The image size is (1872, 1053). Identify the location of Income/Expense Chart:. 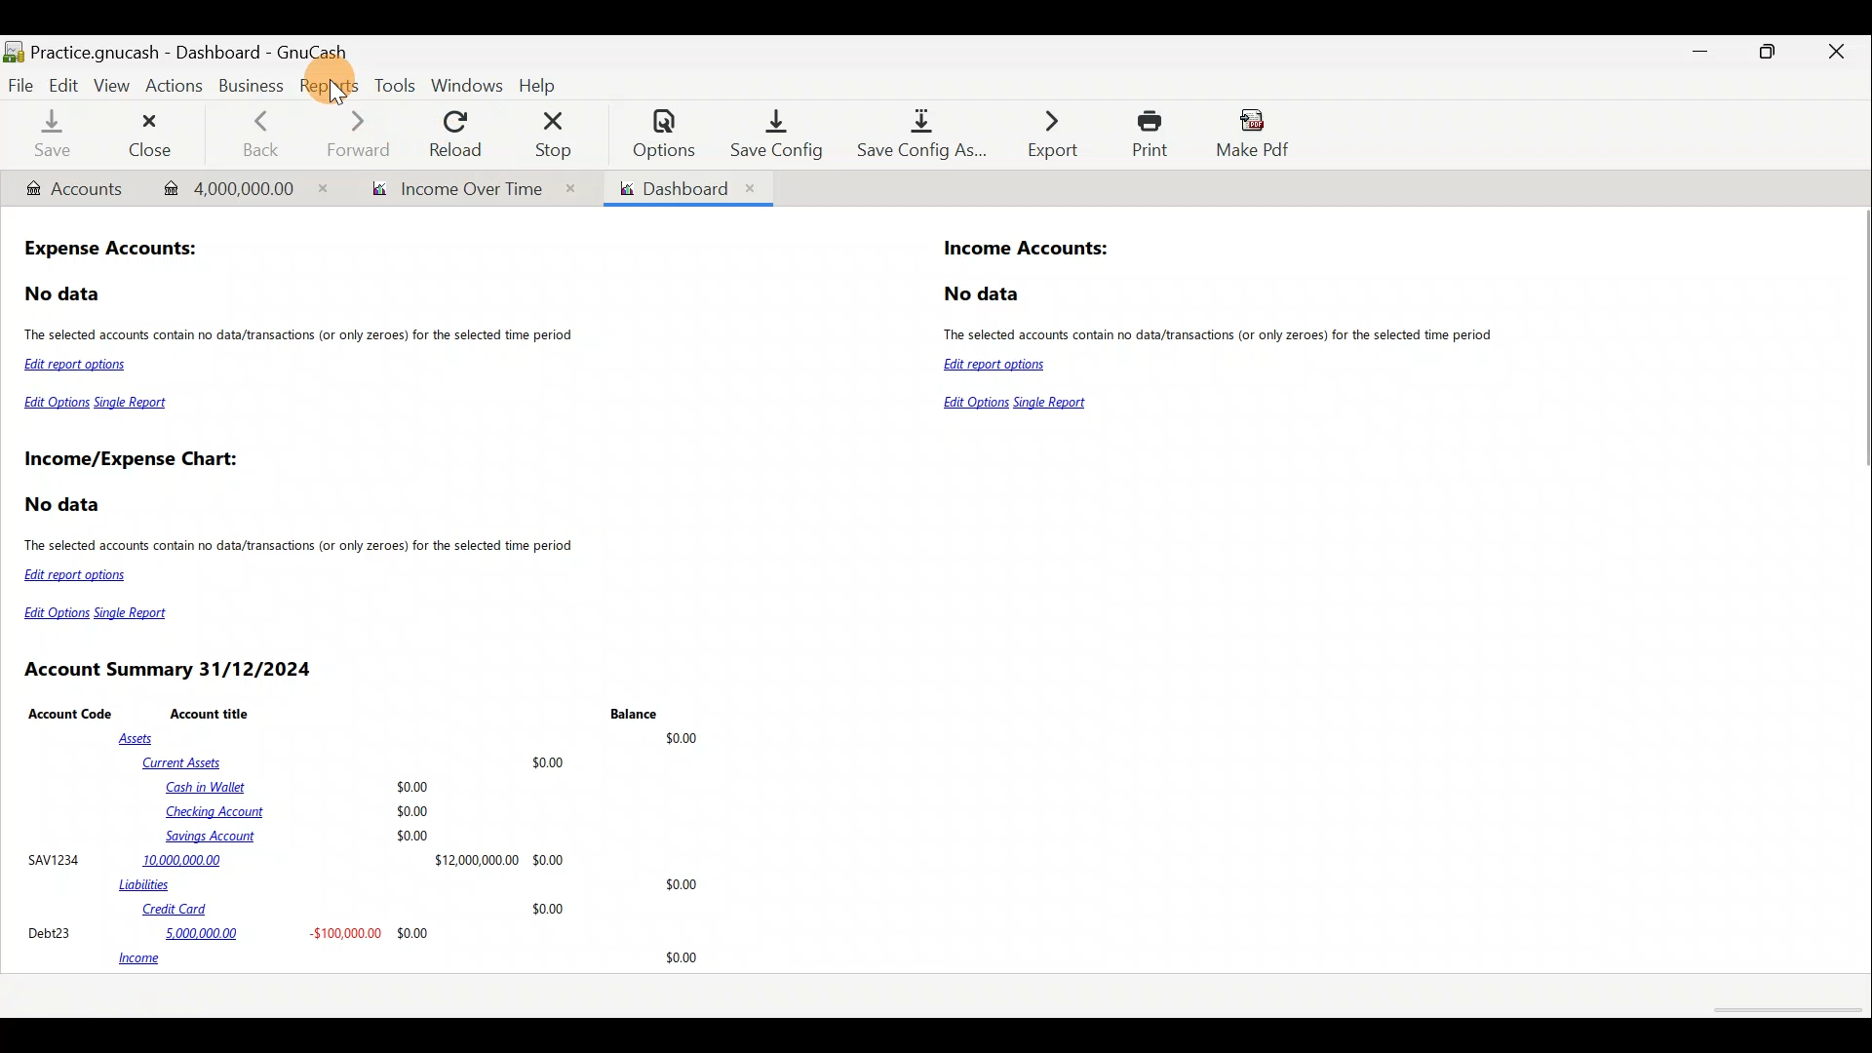
(131, 461).